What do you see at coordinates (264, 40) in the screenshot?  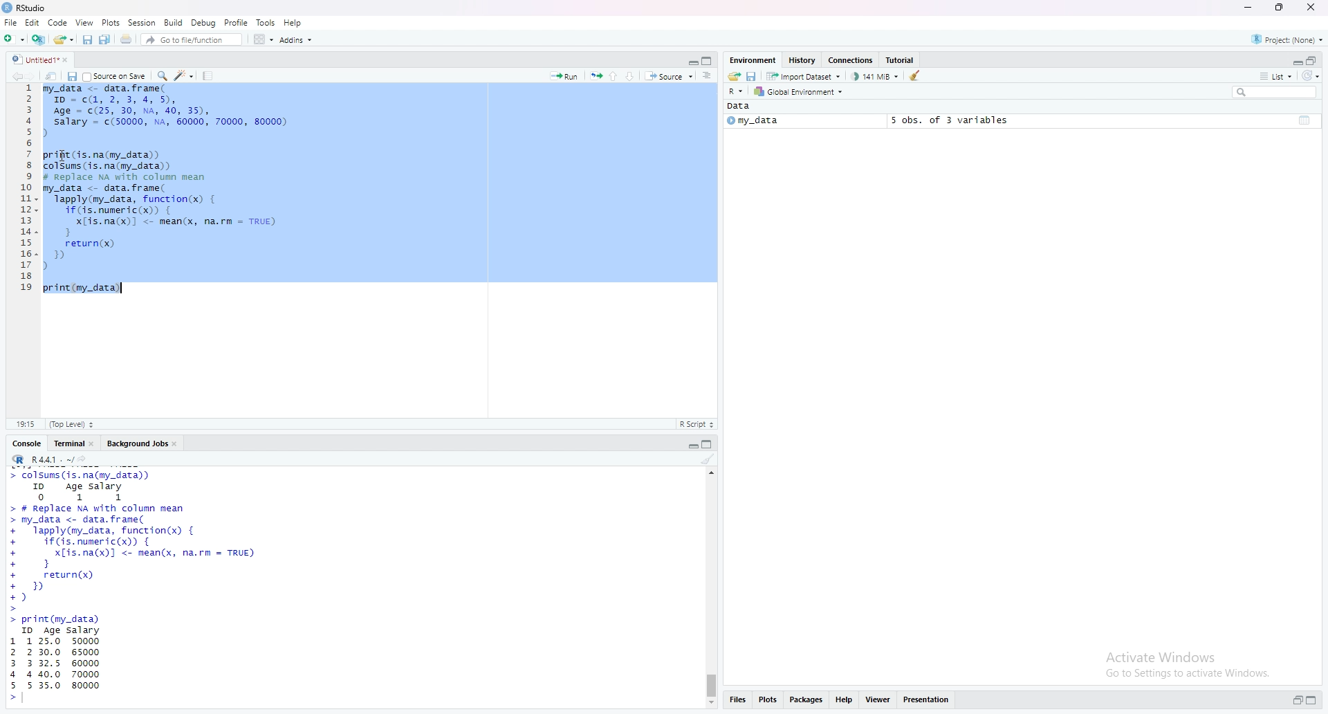 I see `workspace panes` at bounding box center [264, 40].